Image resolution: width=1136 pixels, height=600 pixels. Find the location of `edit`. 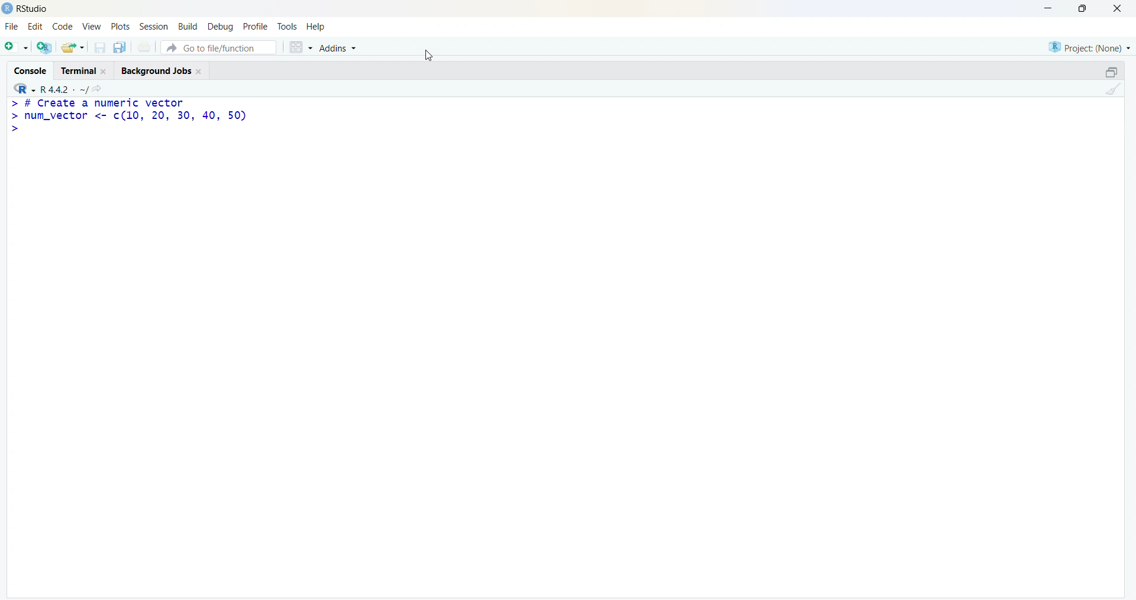

edit is located at coordinates (35, 26).